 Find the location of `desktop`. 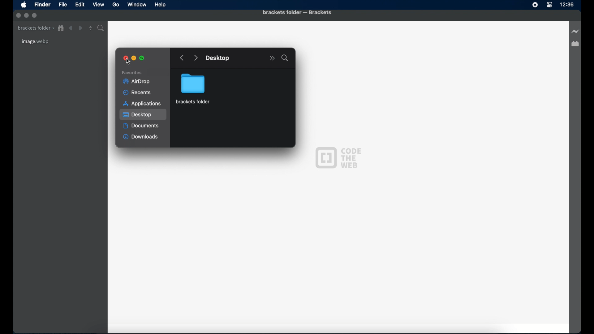

desktop is located at coordinates (218, 58).